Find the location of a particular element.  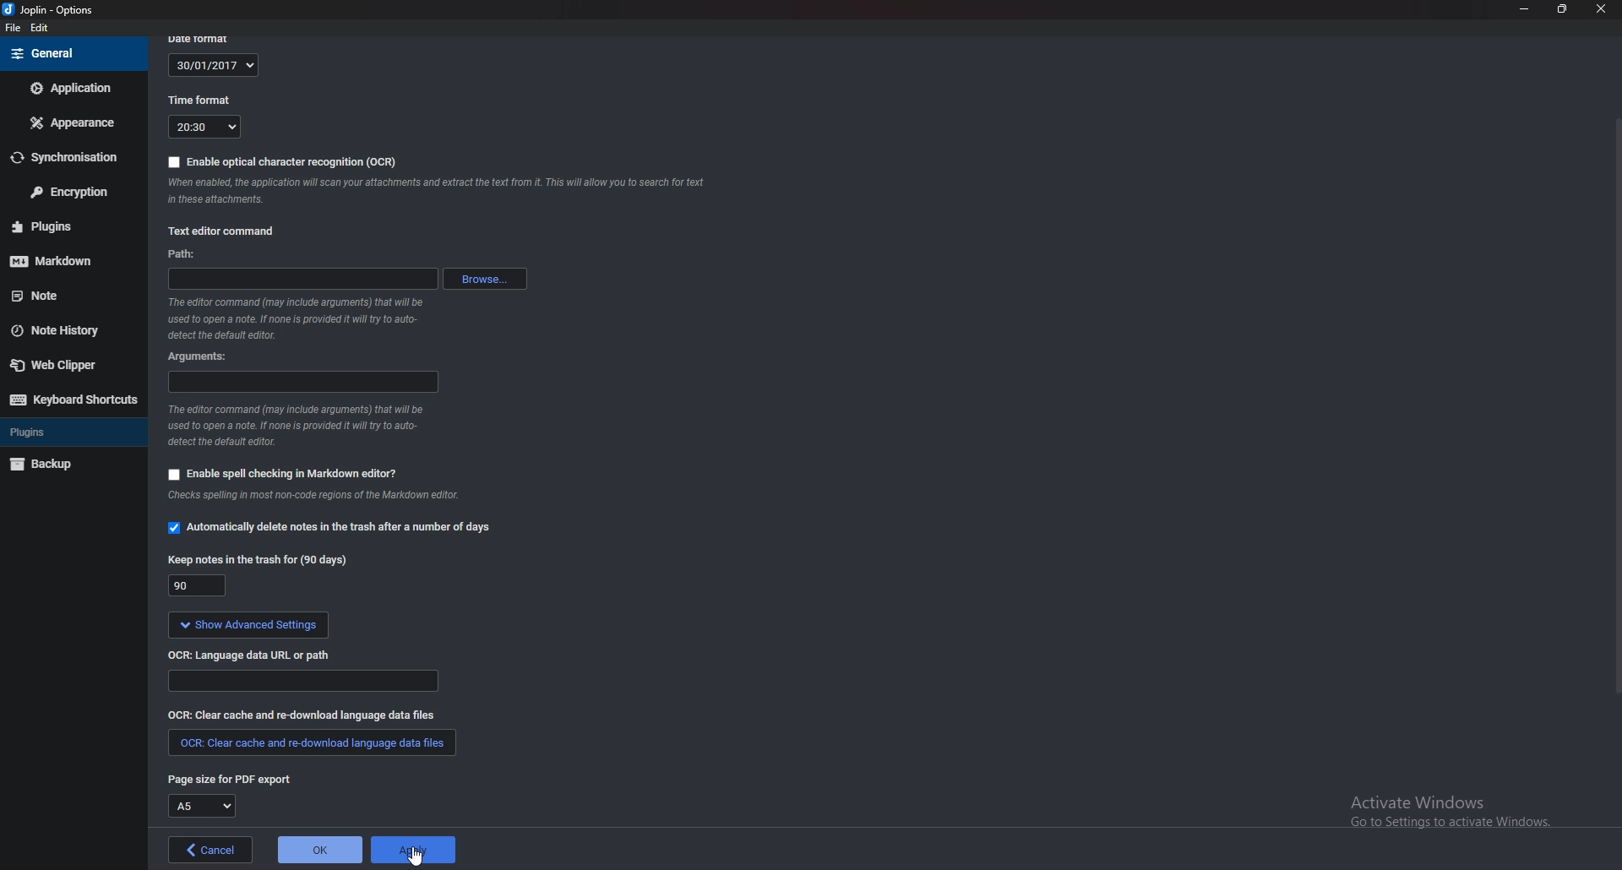

o C R language data url or path is located at coordinates (251, 657).